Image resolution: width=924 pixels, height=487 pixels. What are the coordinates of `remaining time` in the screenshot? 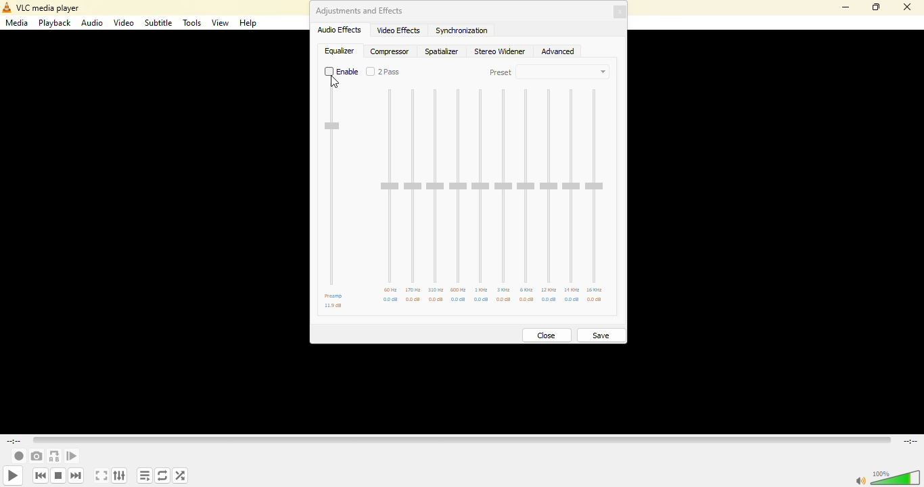 It's located at (910, 442).